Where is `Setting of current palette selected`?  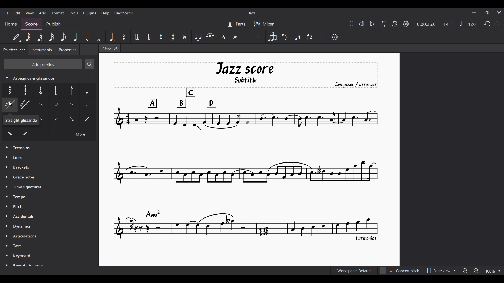
Setting of current palette selected is located at coordinates (93, 78).